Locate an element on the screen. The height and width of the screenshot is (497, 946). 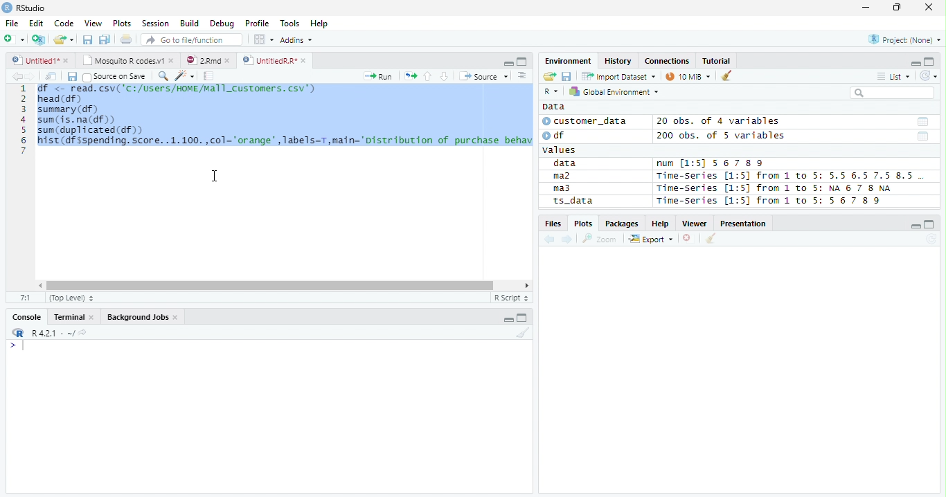
Close is located at coordinates (928, 8).